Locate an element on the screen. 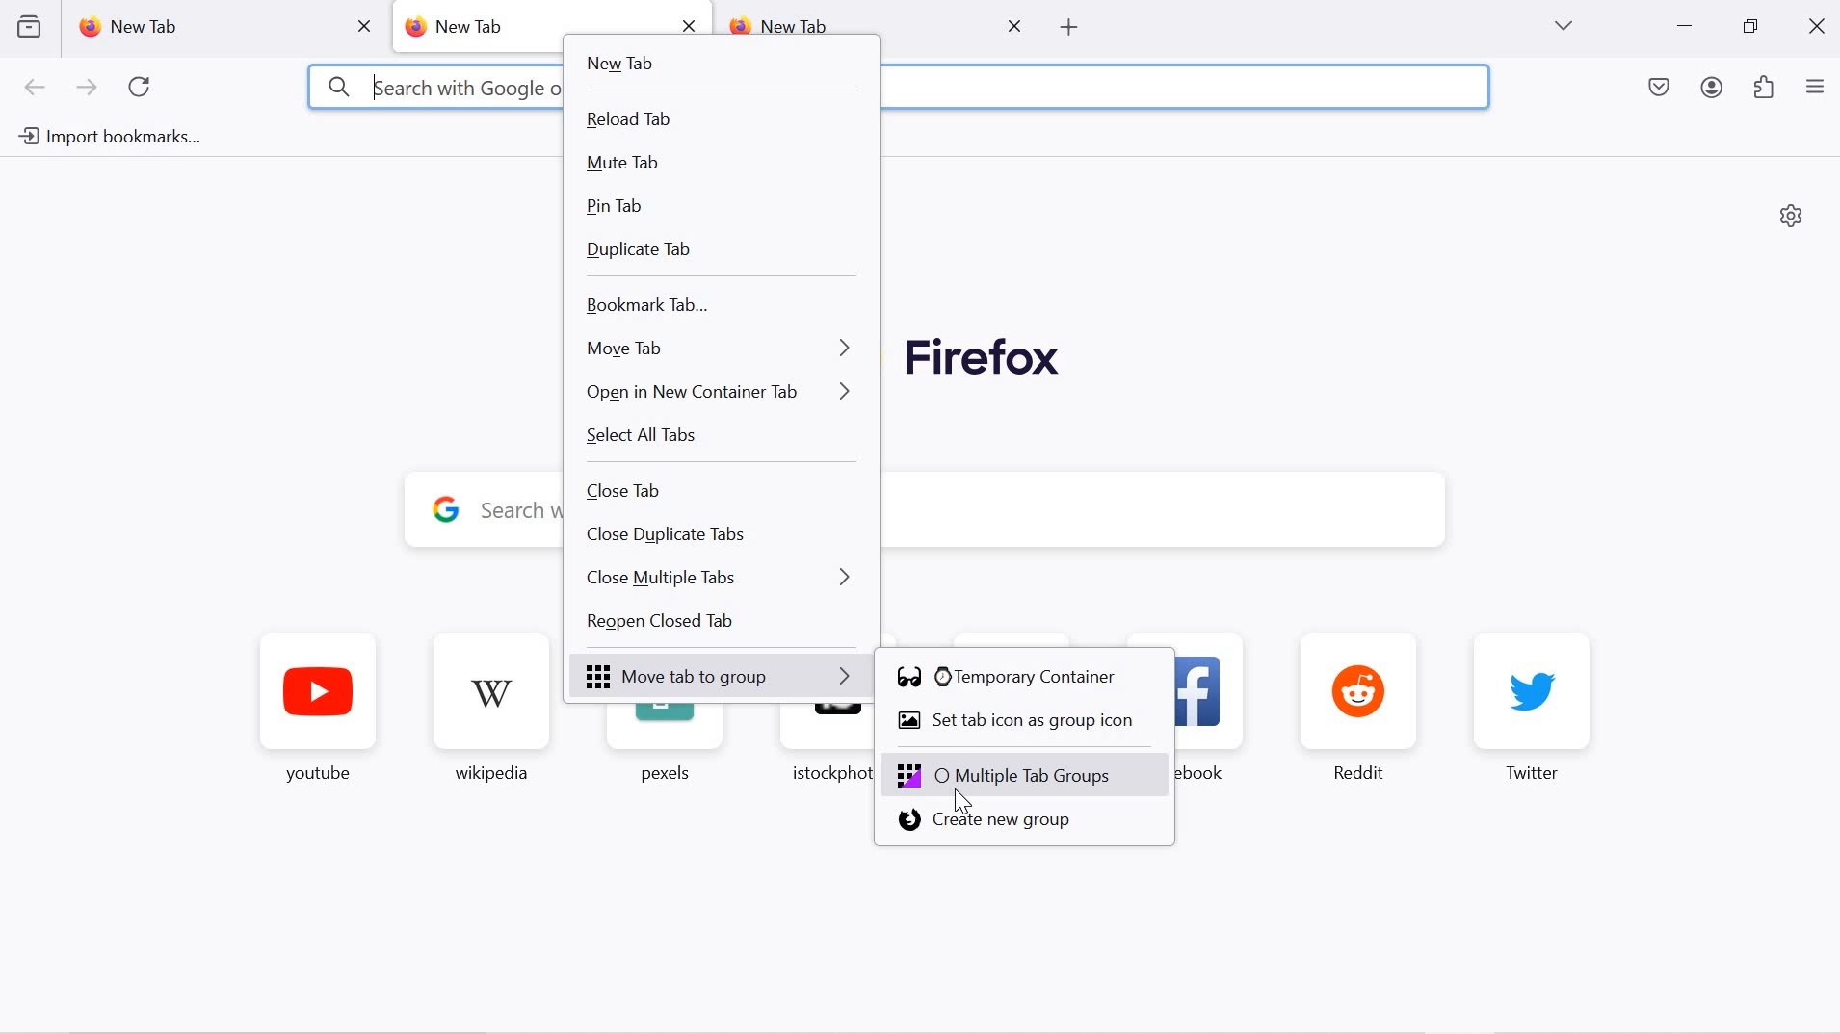 The image size is (1840, 1034). new tab is located at coordinates (856, 18).